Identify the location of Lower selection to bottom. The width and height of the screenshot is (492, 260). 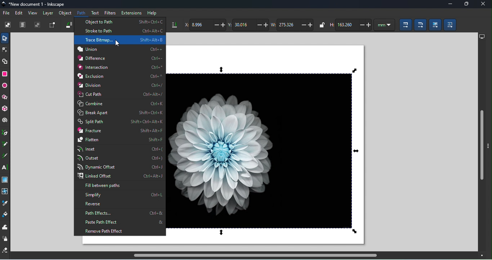
(174, 24).